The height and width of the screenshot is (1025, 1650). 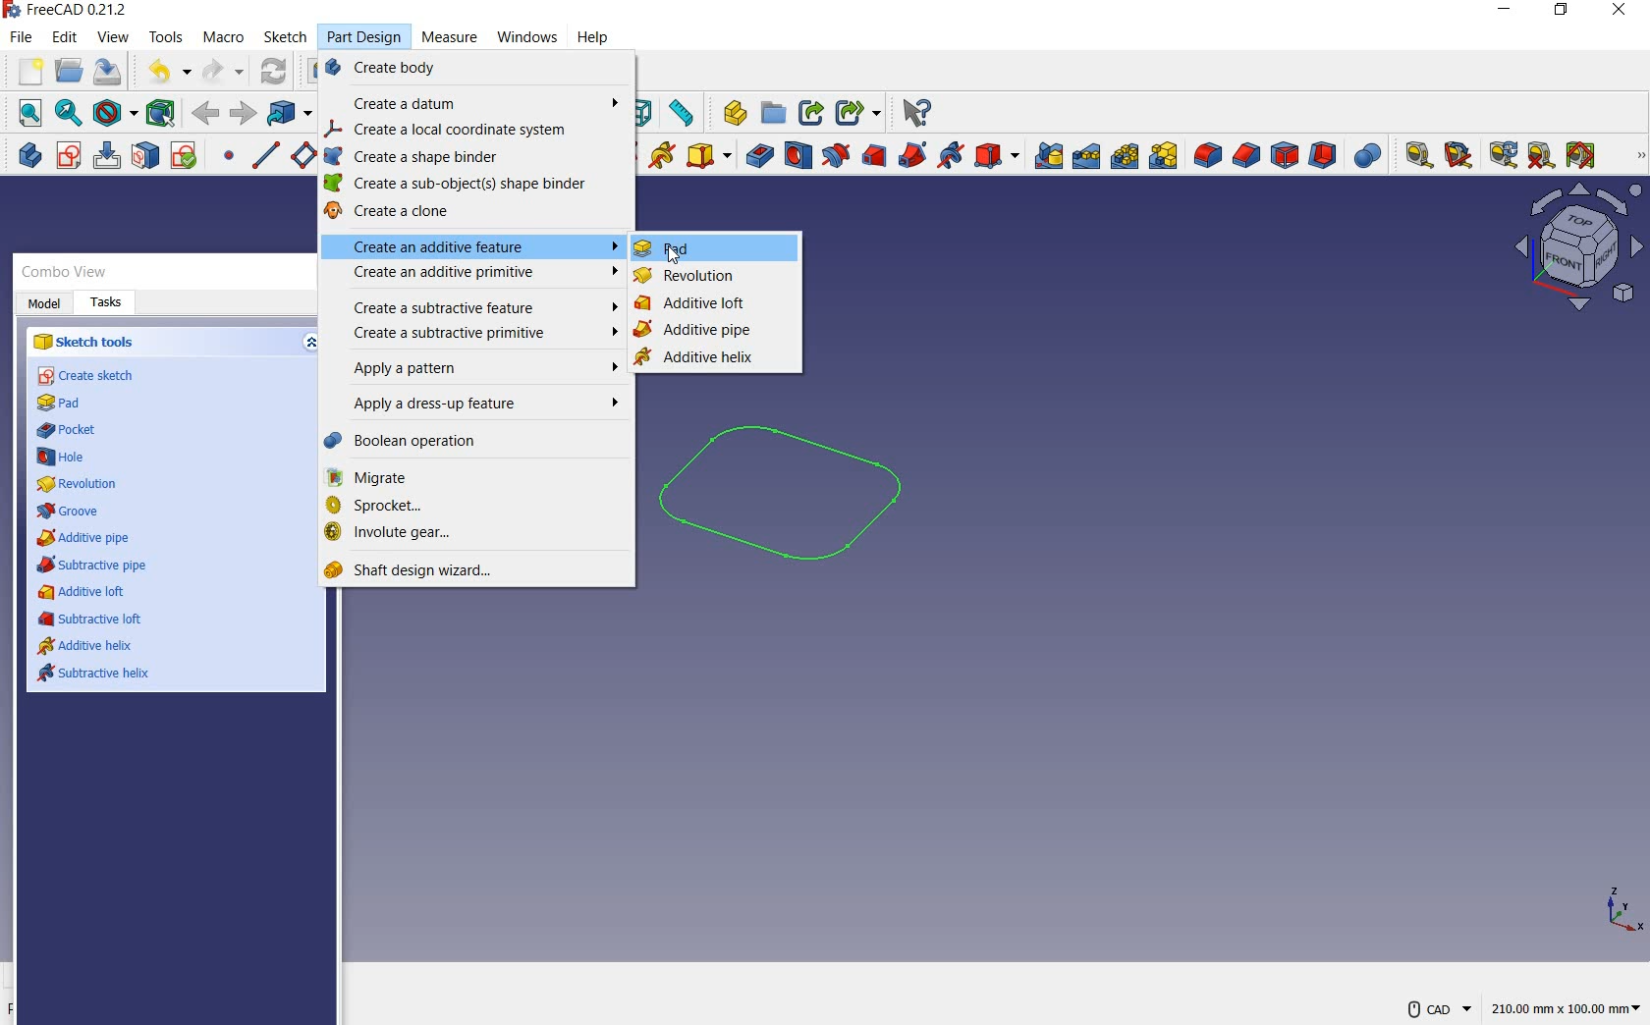 I want to click on undo, so click(x=168, y=72).